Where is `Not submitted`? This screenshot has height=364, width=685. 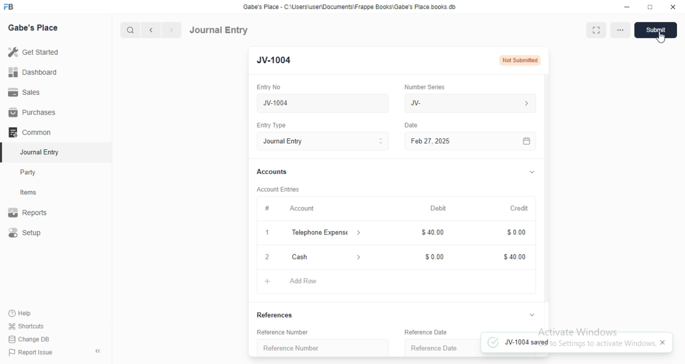 Not submitted is located at coordinates (520, 60).